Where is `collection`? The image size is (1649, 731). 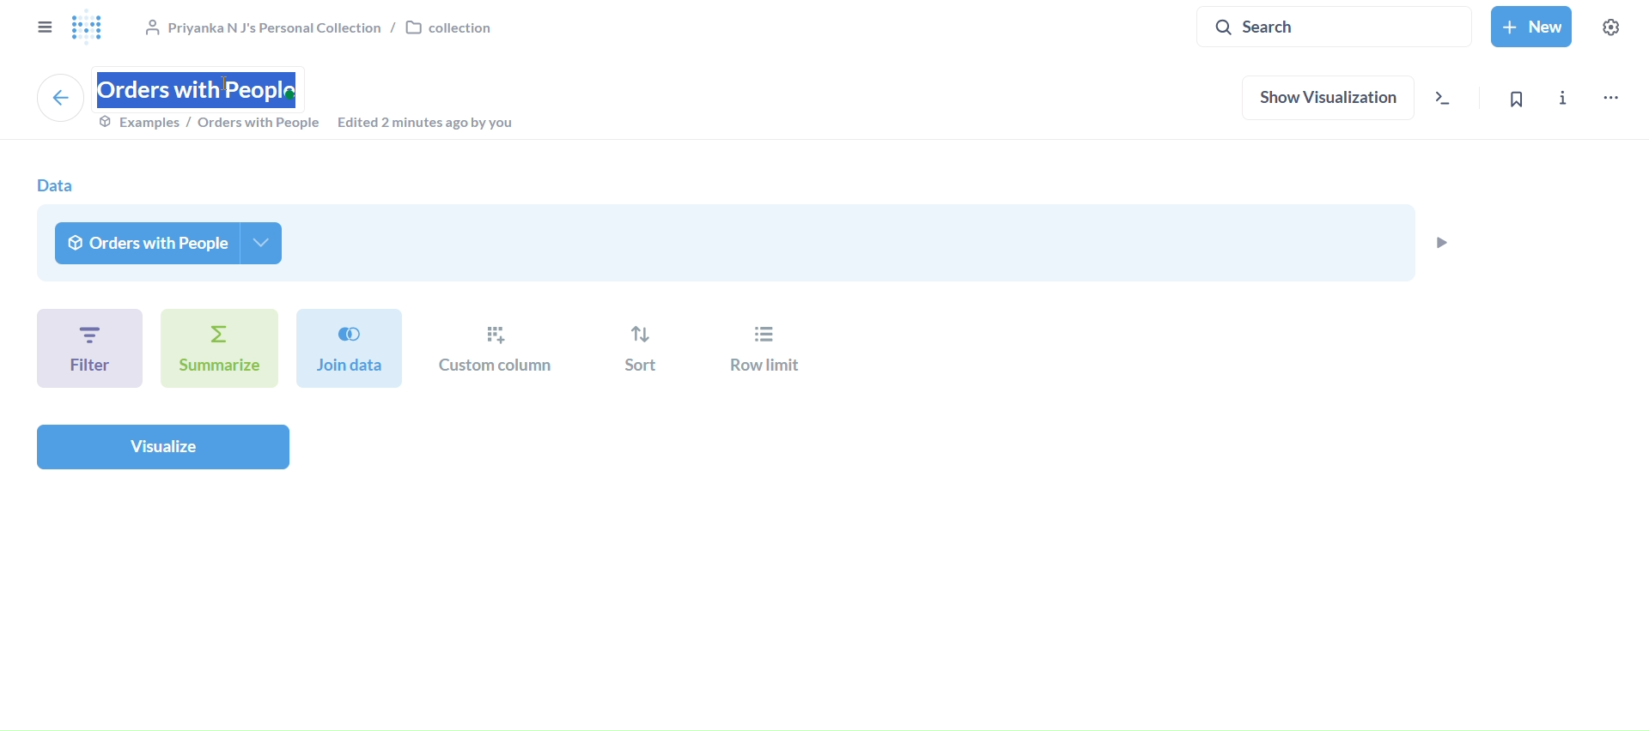 collection is located at coordinates (317, 26).